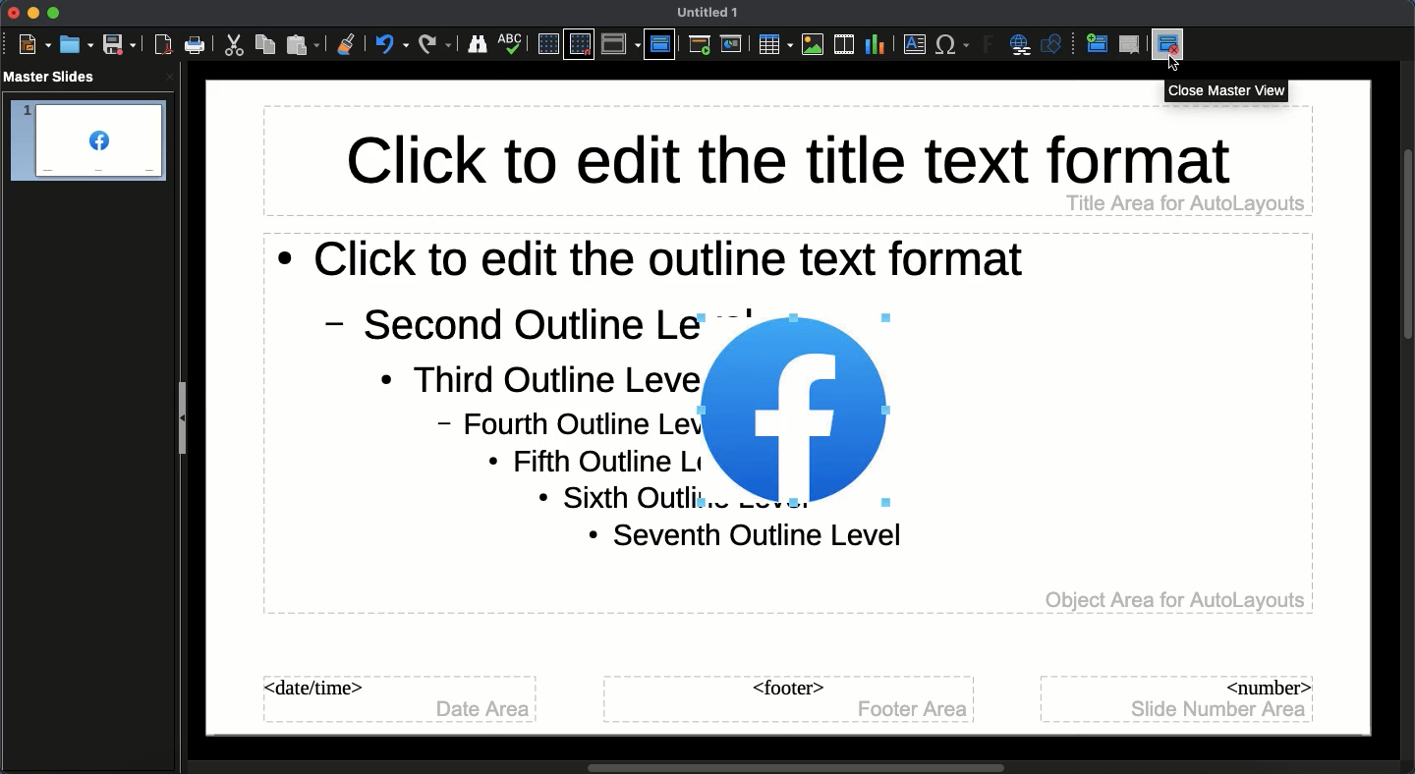 Image resolution: width=1415 pixels, height=774 pixels. Describe the element at coordinates (196, 45) in the screenshot. I see `Print` at that location.